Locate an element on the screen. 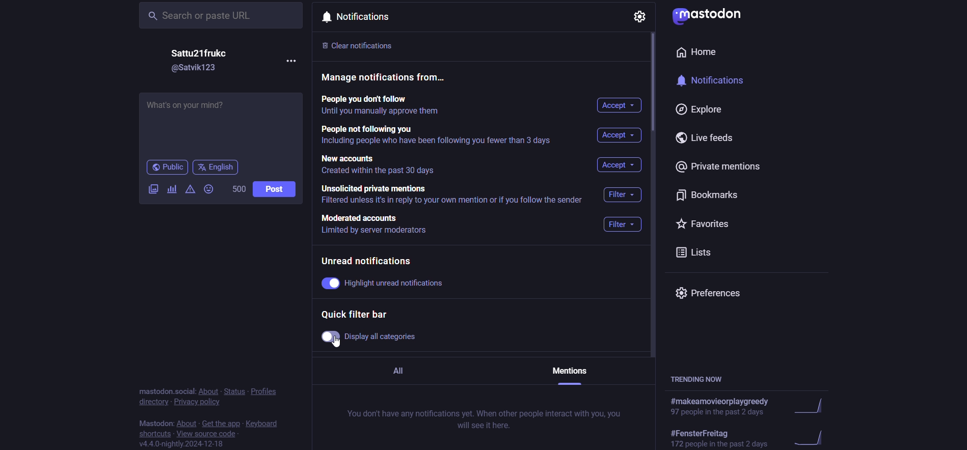 This screenshot has width=967, height=450. @Satvik123 is located at coordinates (196, 70).